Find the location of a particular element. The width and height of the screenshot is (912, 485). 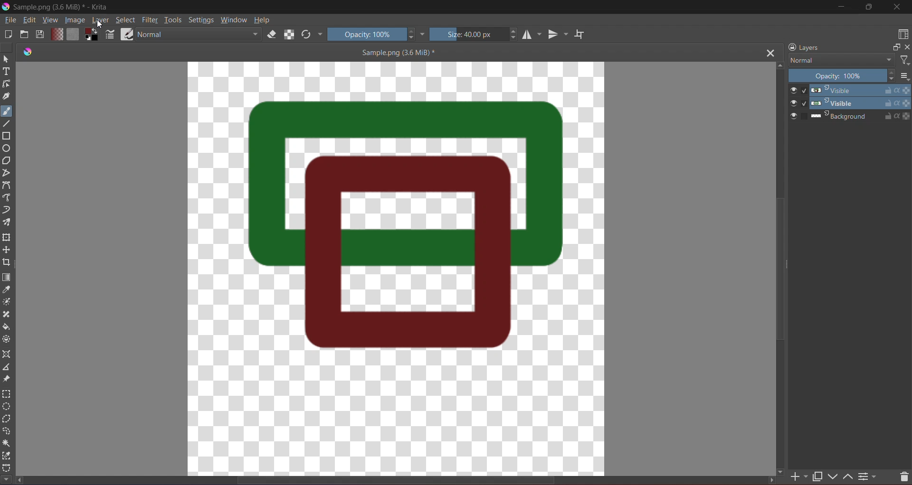

Polygonal Selection is located at coordinates (7, 420).